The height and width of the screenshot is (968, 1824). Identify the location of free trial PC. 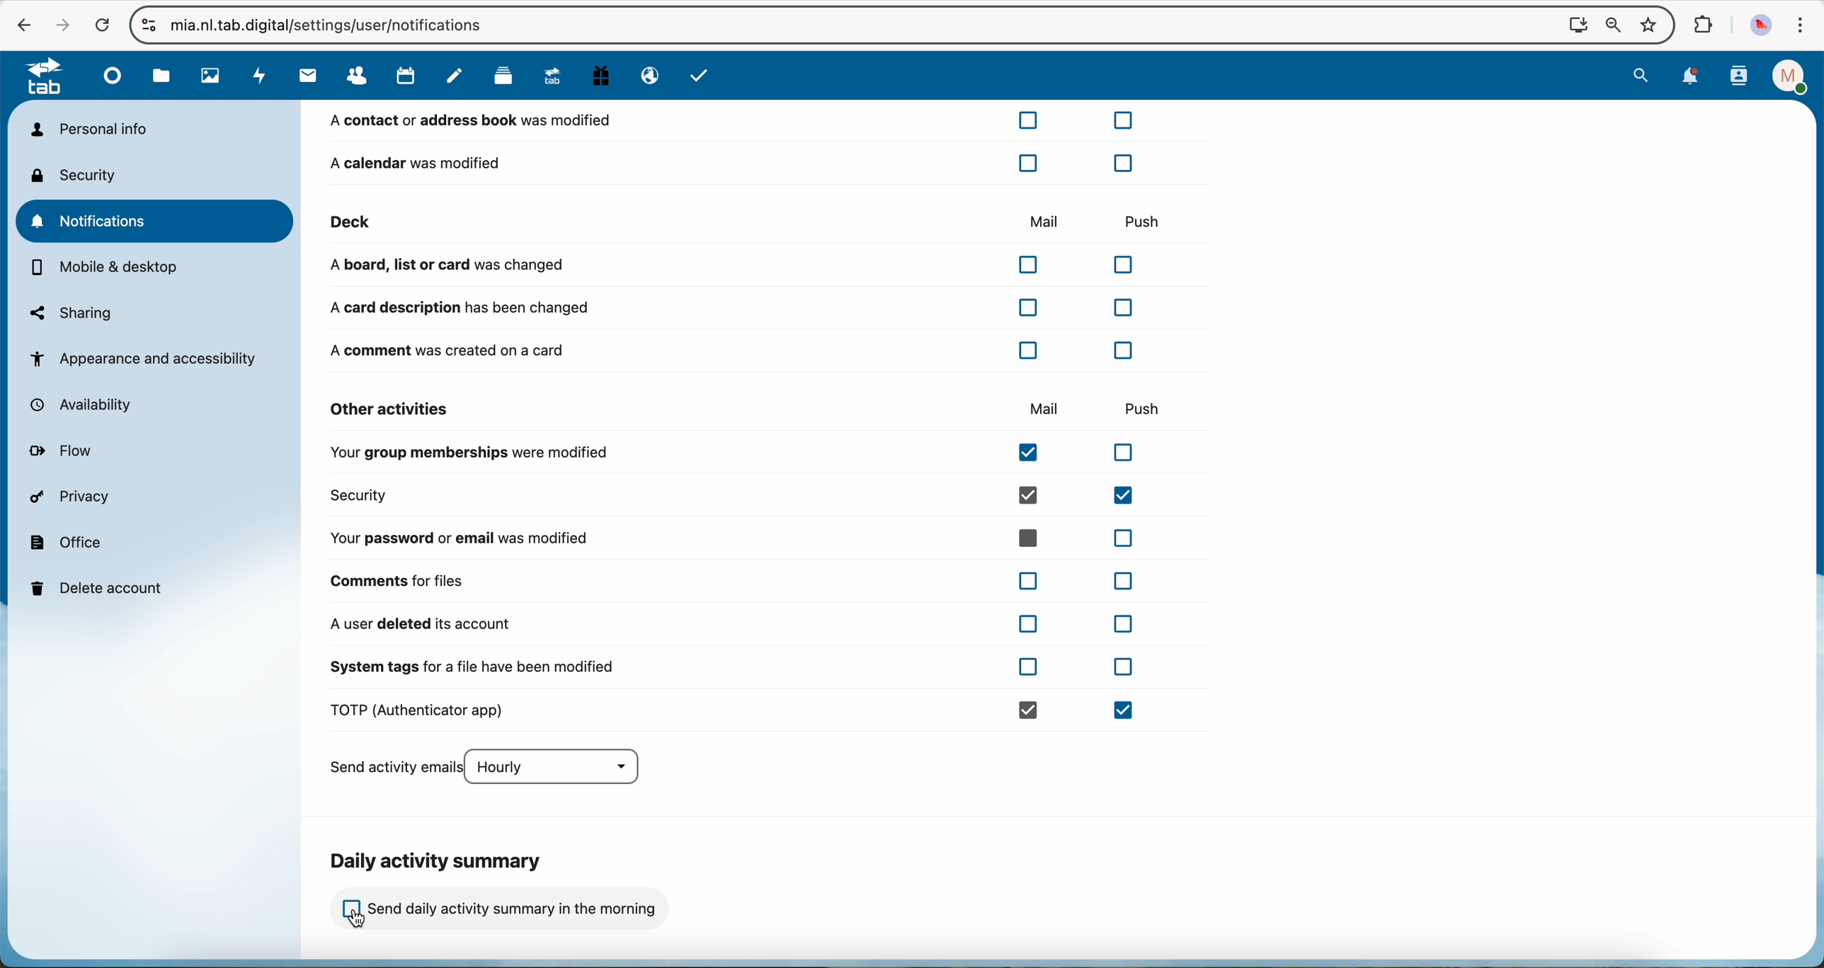
(603, 78).